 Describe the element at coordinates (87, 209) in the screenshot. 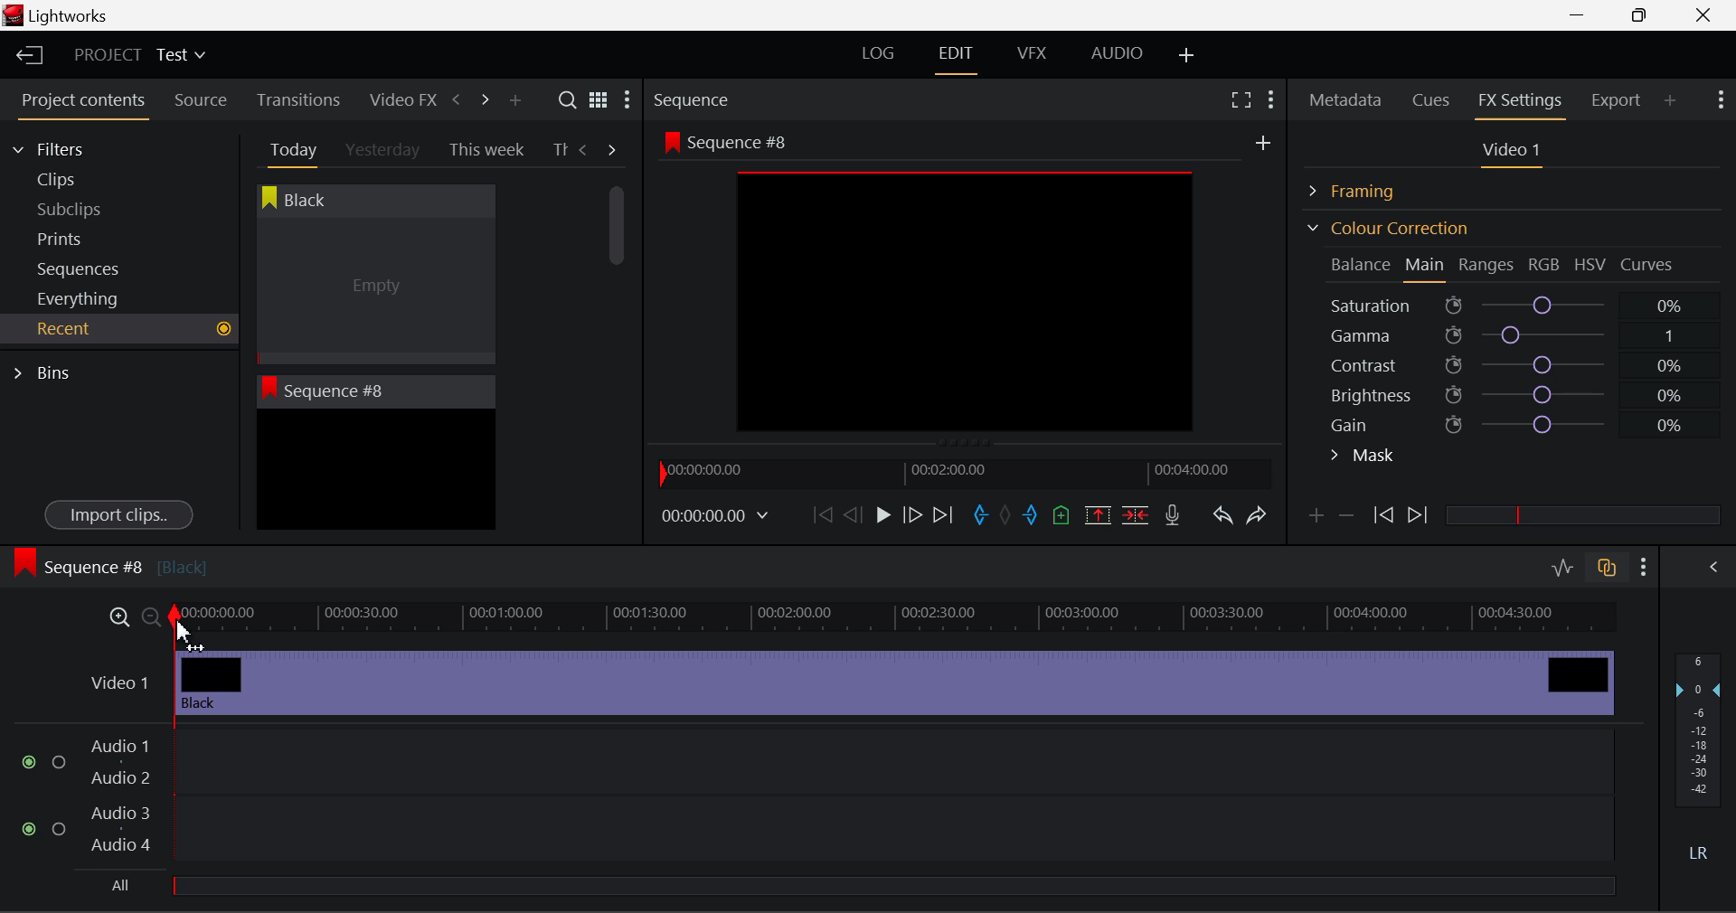

I see `Subclips` at that location.